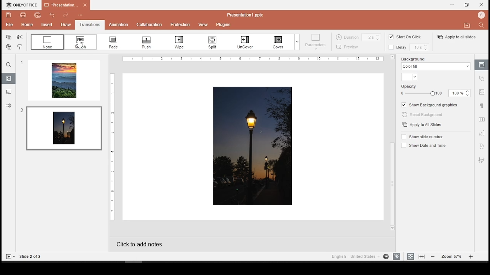  Describe the element at coordinates (436, 63) in the screenshot. I see `background fill` at that location.